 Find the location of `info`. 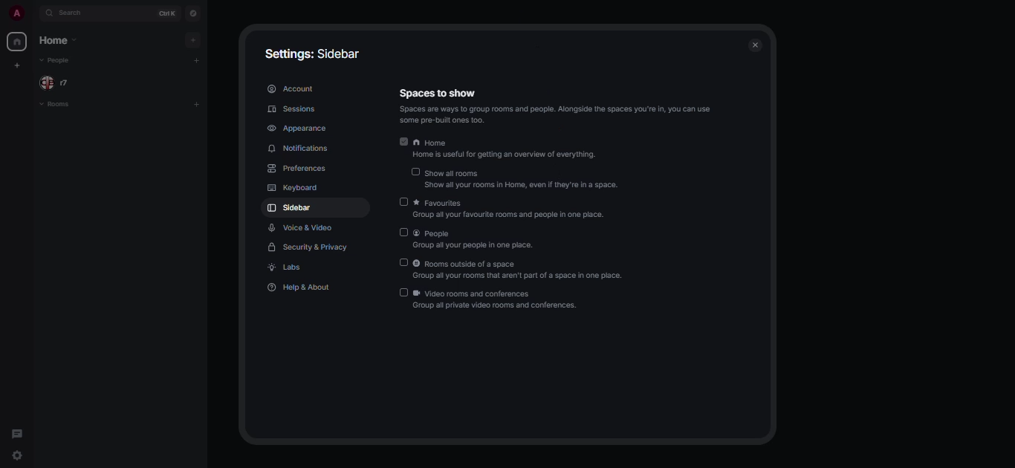

info is located at coordinates (563, 114).